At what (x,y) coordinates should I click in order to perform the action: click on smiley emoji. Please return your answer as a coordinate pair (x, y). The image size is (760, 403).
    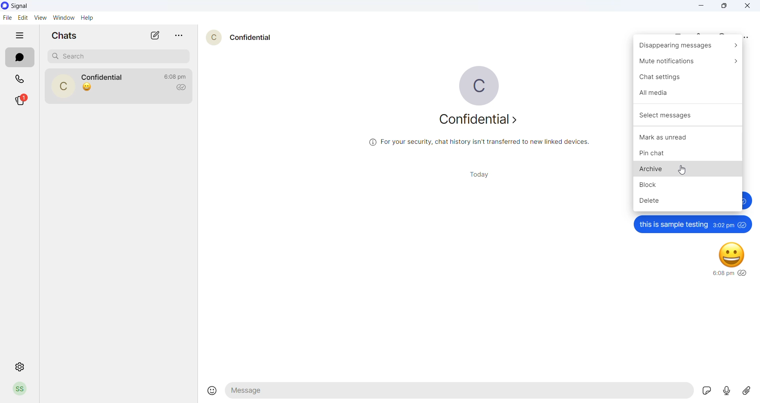
    Looking at the image, I should click on (730, 253).